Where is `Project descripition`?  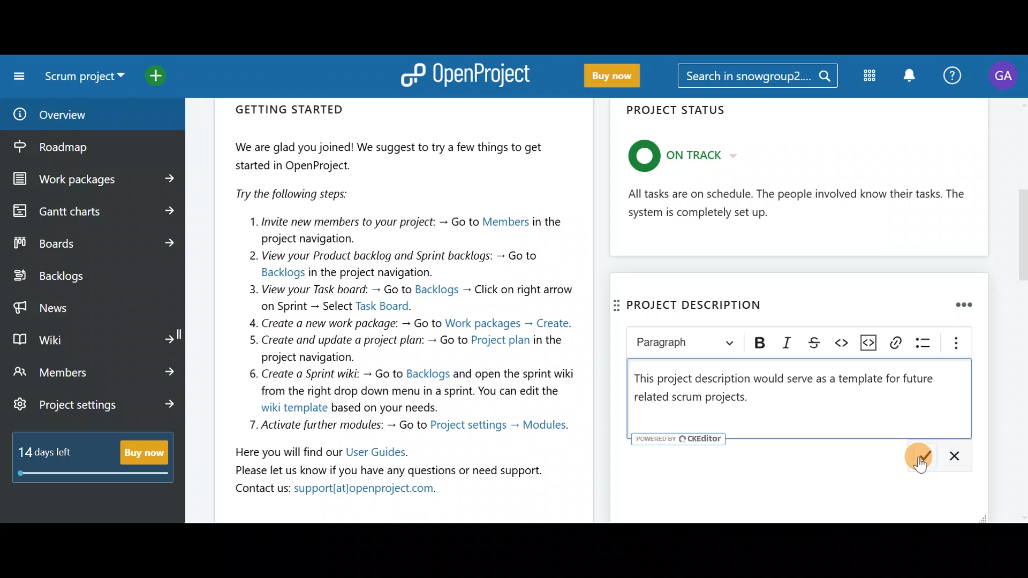 Project descripition is located at coordinates (698, 303).